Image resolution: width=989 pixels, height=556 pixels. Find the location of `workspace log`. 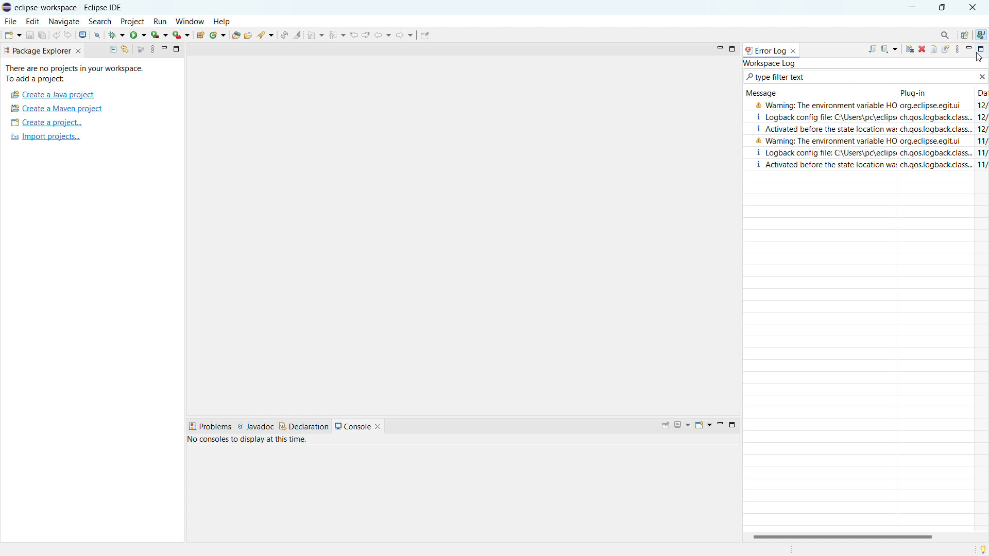

workspace log is located at coordinates (770, 64).